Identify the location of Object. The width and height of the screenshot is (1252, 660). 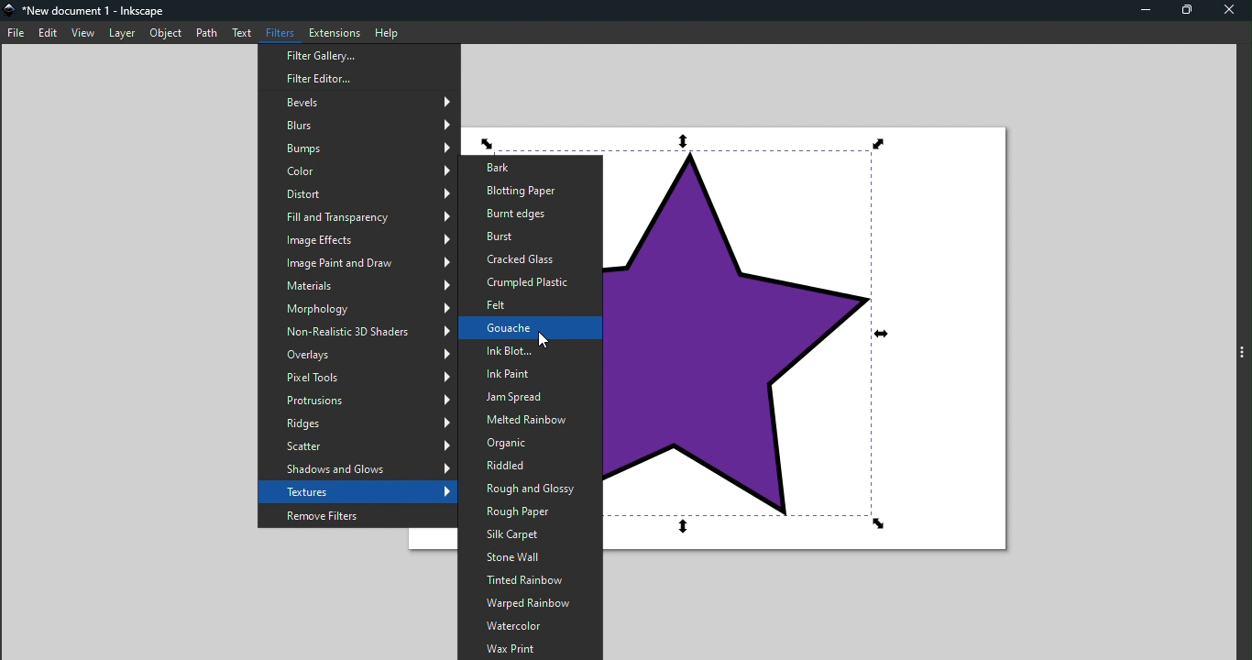
(168, 33).